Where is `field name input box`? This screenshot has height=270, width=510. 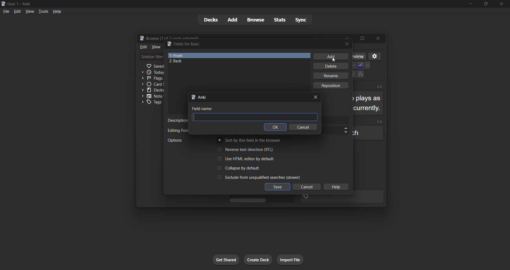
field name input box is located at coordinates (255, 117).